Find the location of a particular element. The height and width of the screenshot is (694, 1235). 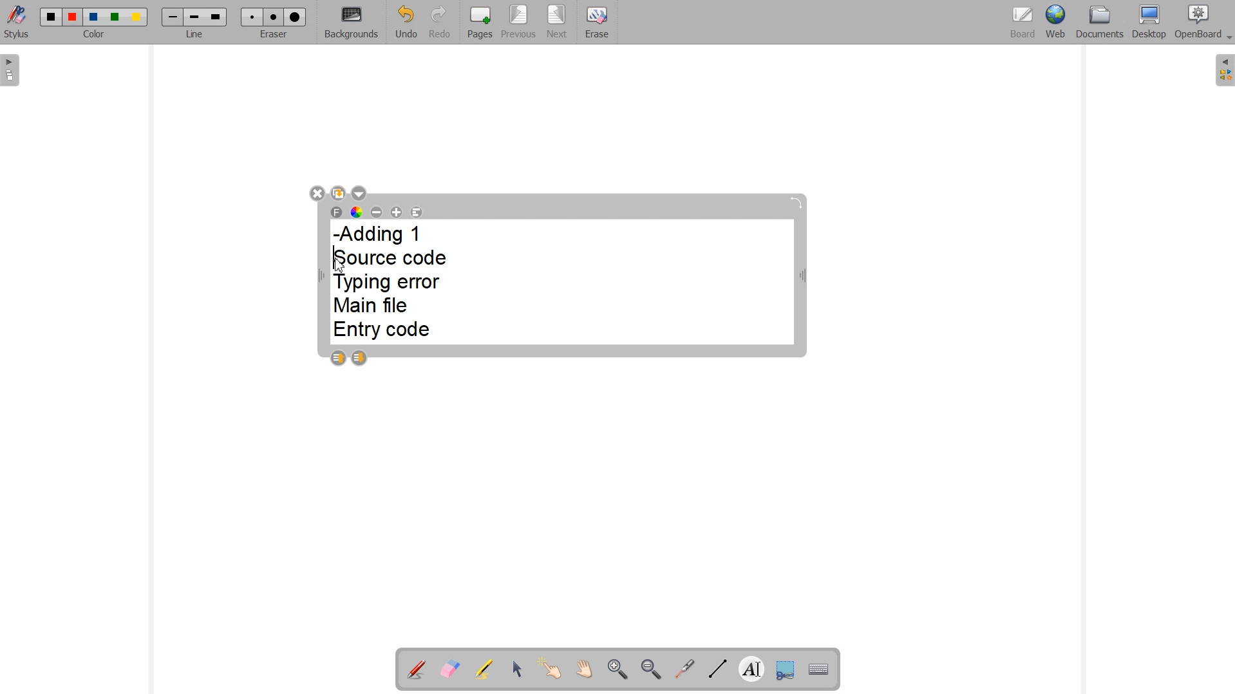

Annotation document is located at coordinates (415, 668).